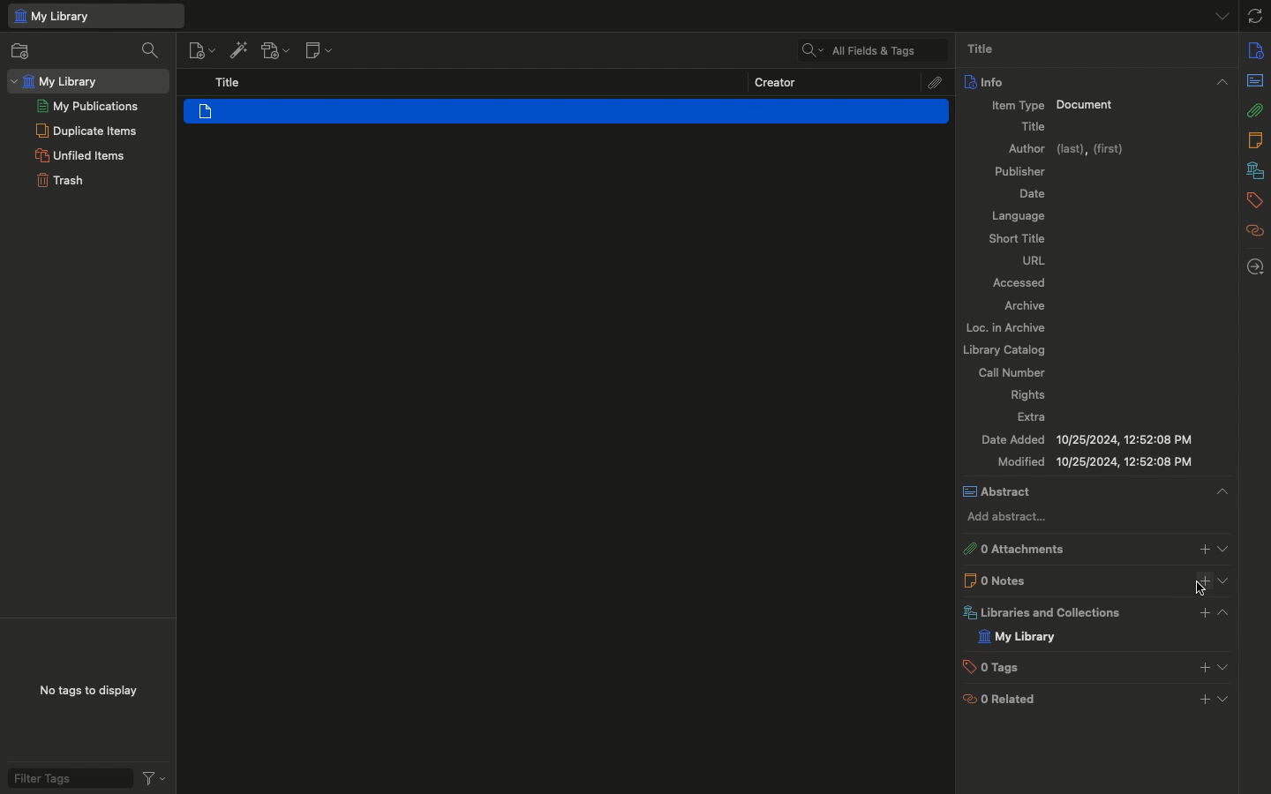  What do you see at coordinates (87, 80) in the screenshot?
I see `My library` at bounding box center [87, 80].